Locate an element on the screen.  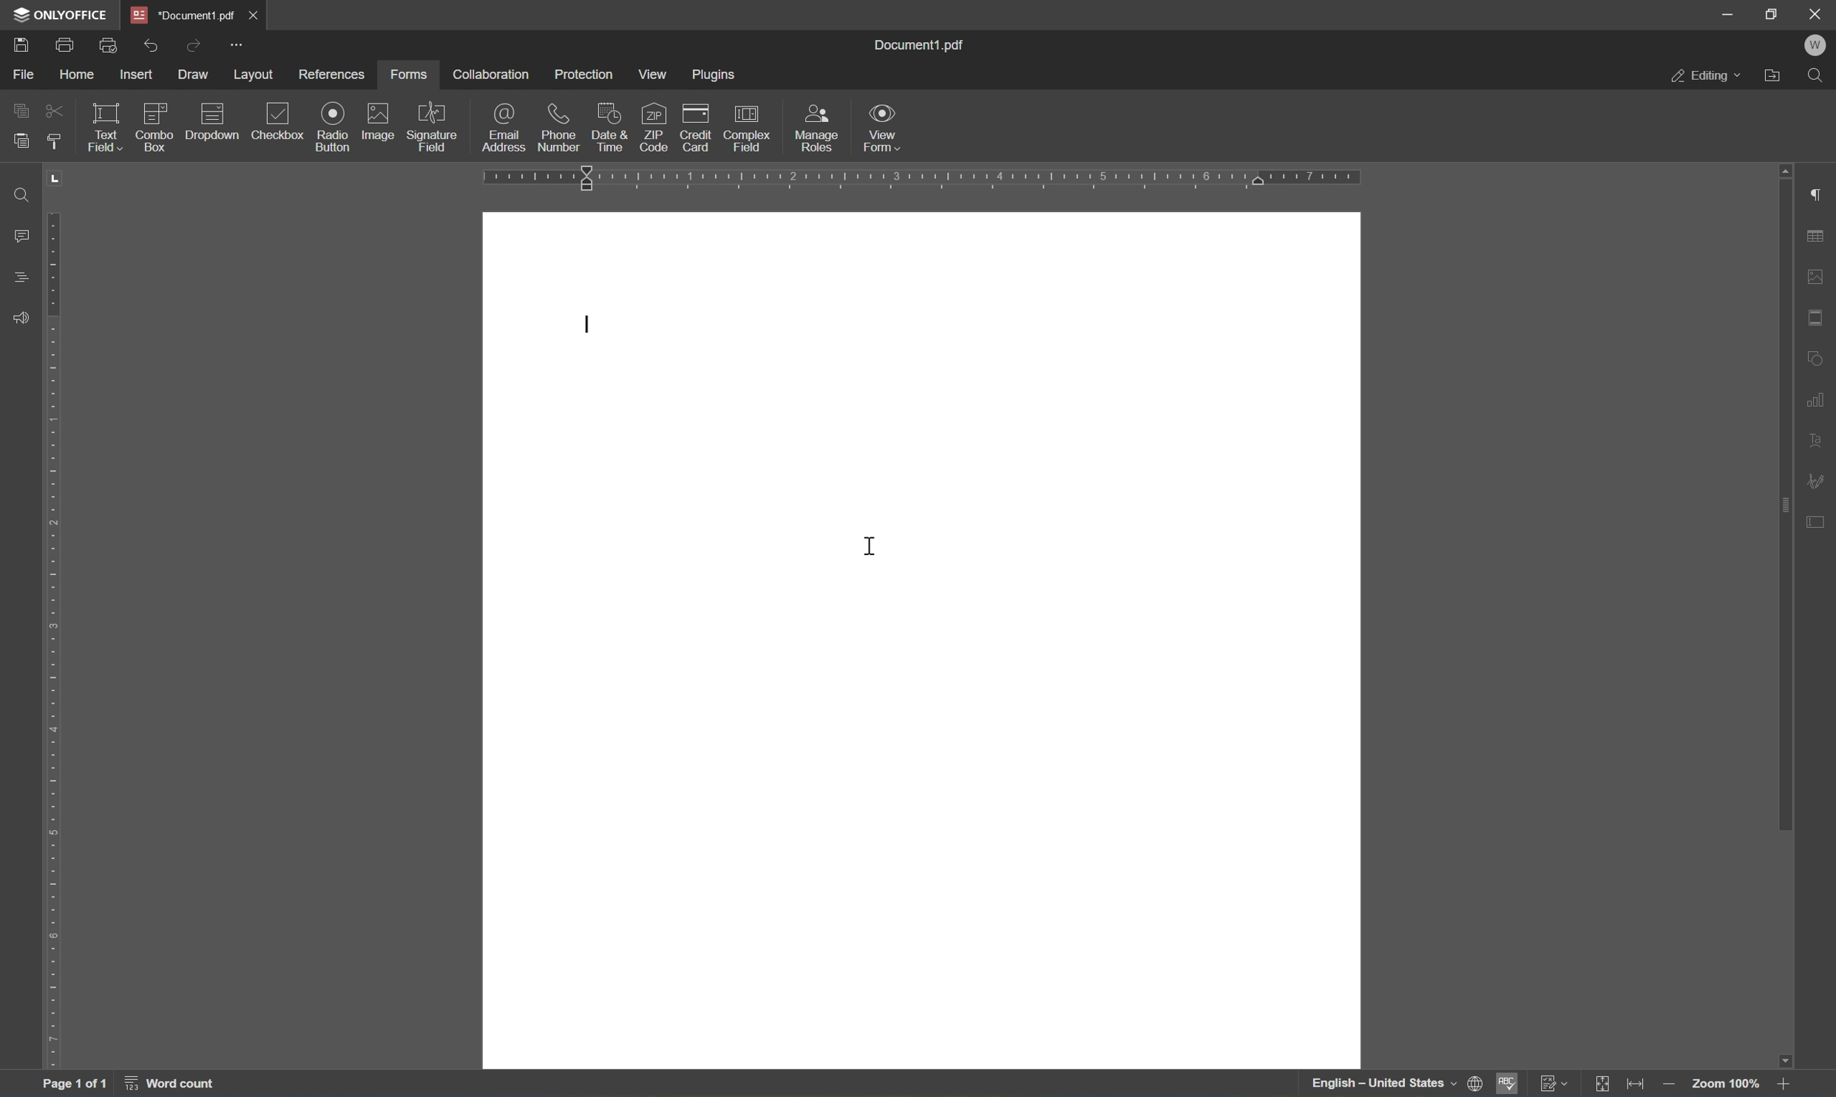
home is located at coordinates (78, 72).